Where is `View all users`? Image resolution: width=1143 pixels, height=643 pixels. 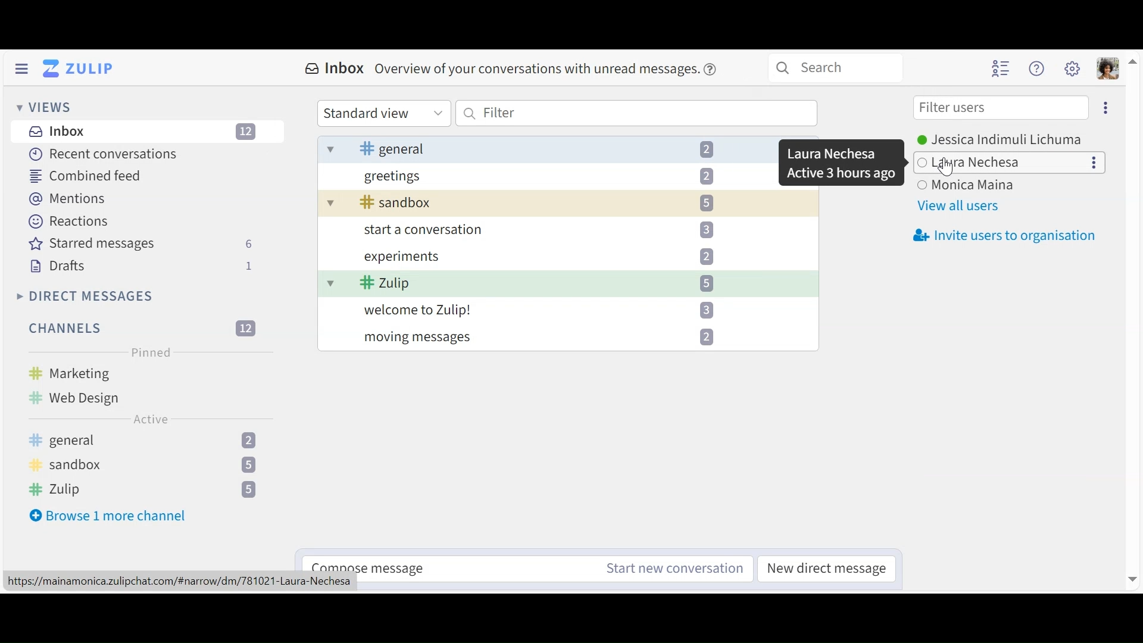
View all users is located at coordinates (958, 207).